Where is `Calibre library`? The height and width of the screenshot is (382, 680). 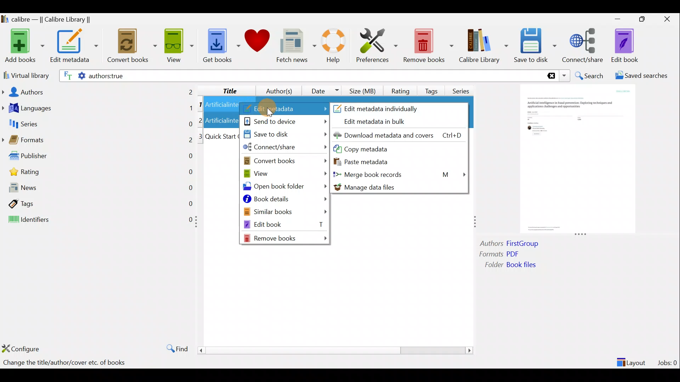 Calibre library is located at coordinates (483, 44).